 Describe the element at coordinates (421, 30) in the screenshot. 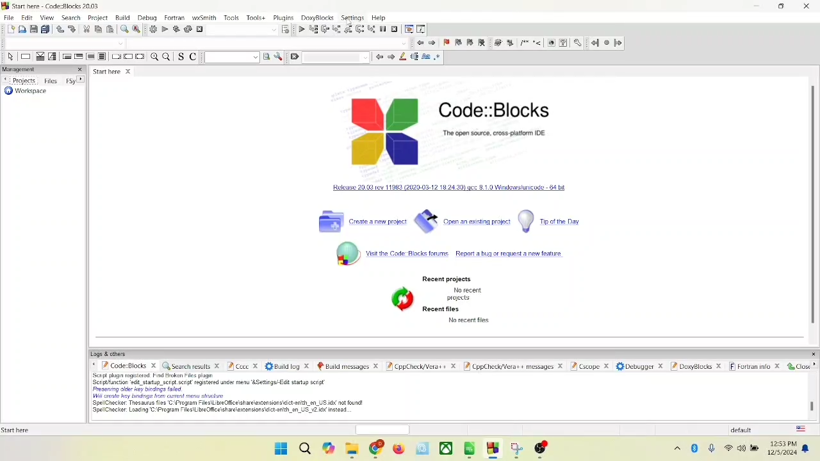

I see `various info` at that location.